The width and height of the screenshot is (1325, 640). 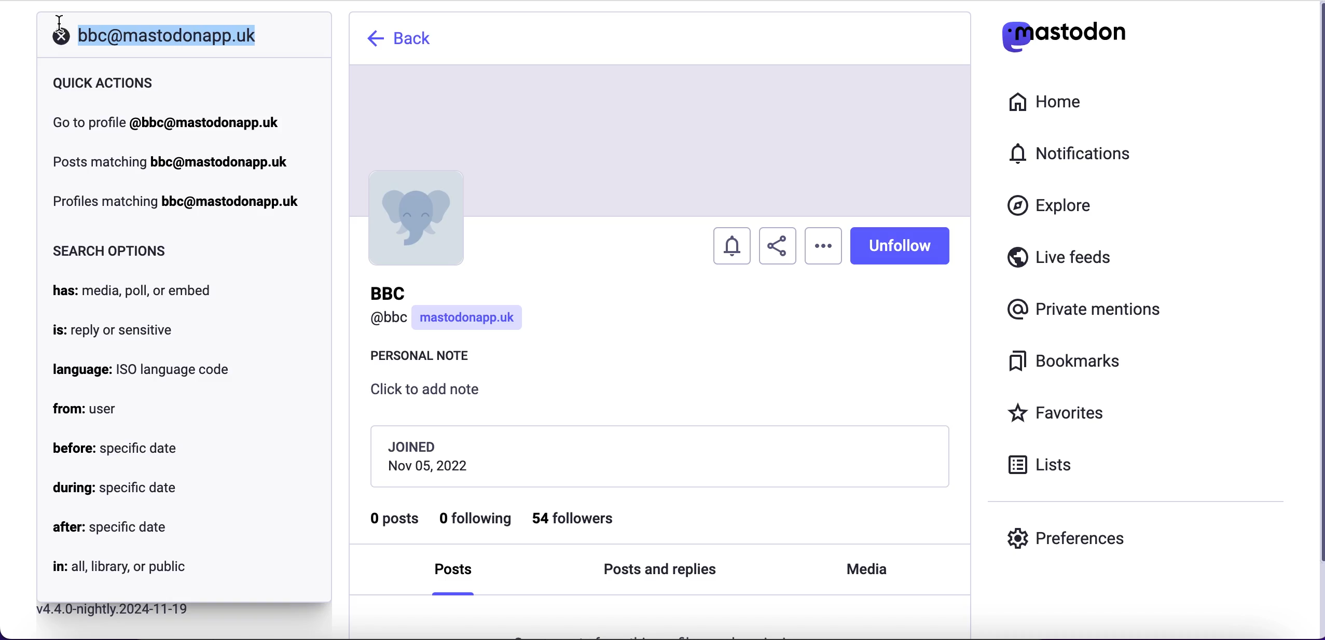 I want to click on posts and replies, so click(x=659, y=571).